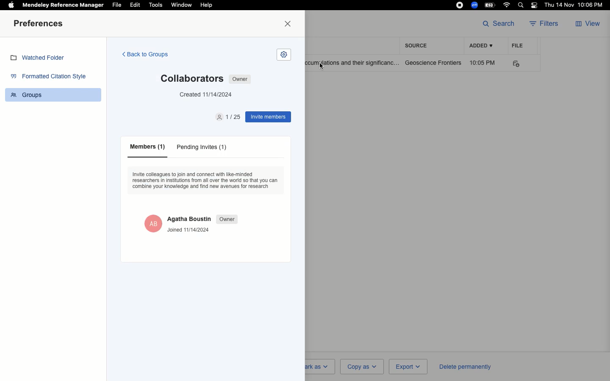 This screenshot has height=381, width=610. What do you see at coordinates (522, 6) in the screenshot?
I see `Search` at bounding box center [522, 6].